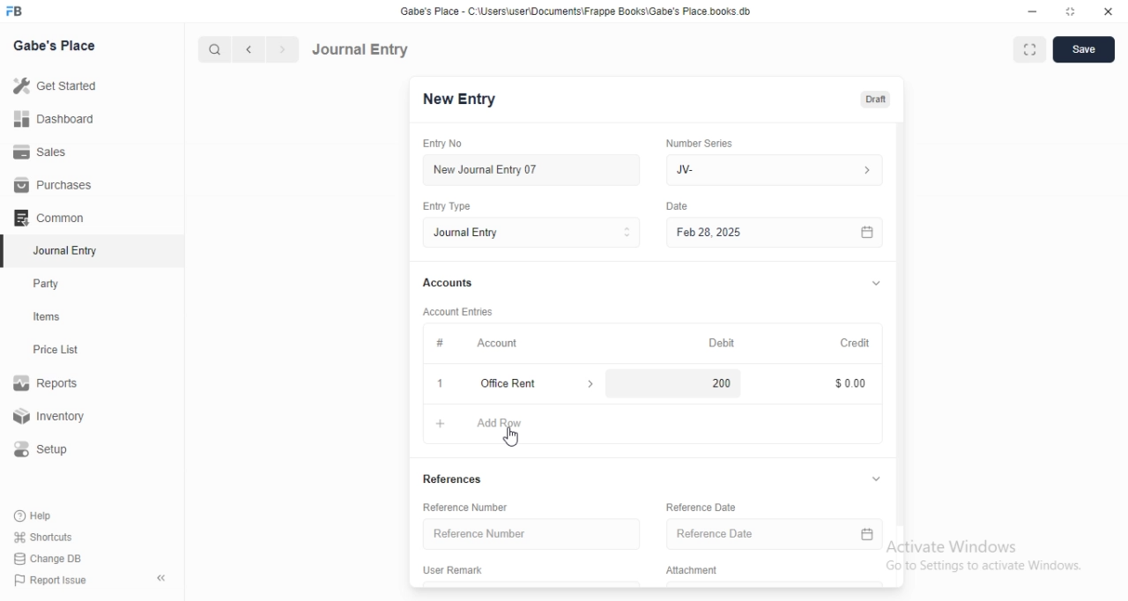  Describe the element at coordinates (48, 449) in the screenshot. I see `Setup` at that location.